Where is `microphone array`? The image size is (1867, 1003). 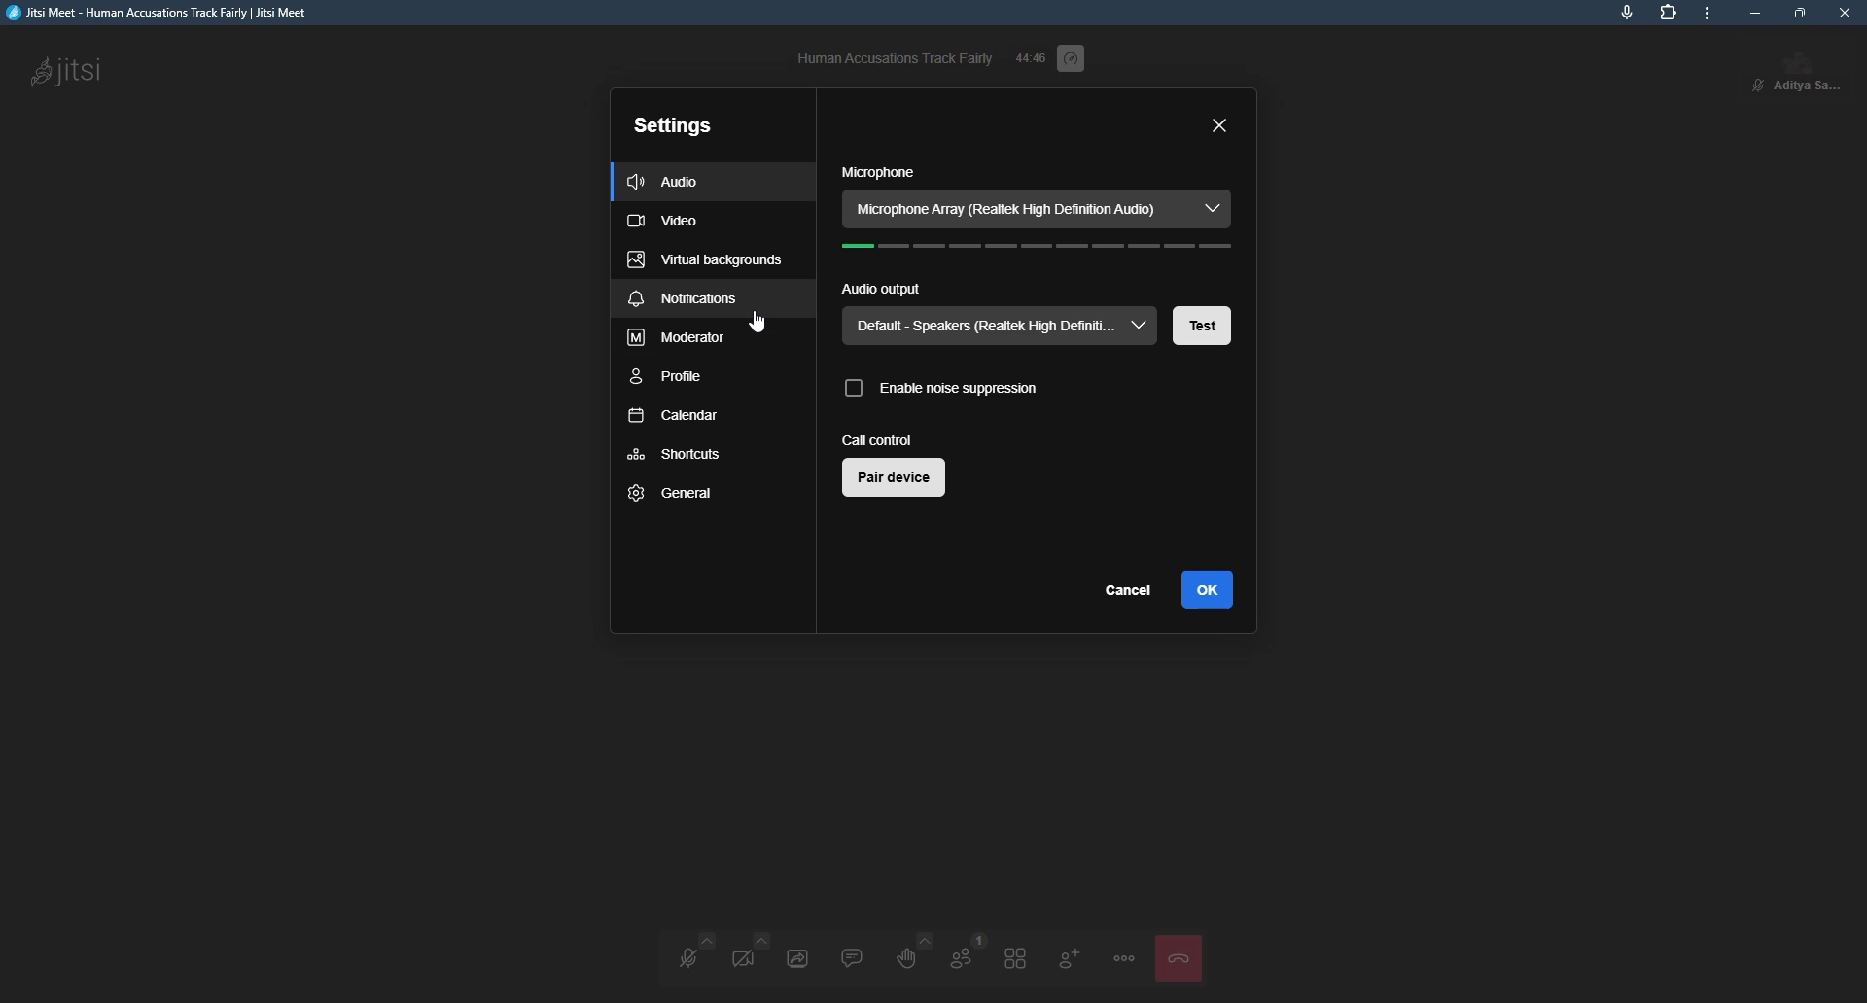 microphone array is located at coordinates (1016, 207).